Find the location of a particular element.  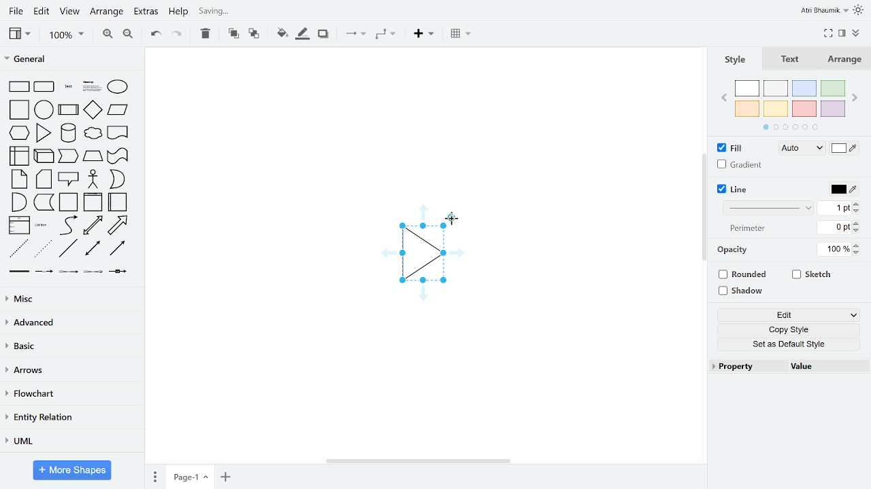

curve is located at coordinates (67, 225).